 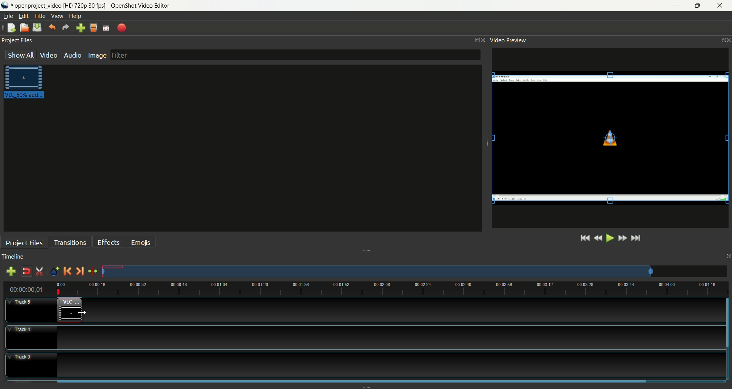 What do you see at coordinates (72, 55) in the screenshot?
I see `audio` at bounding box center [72, 55].